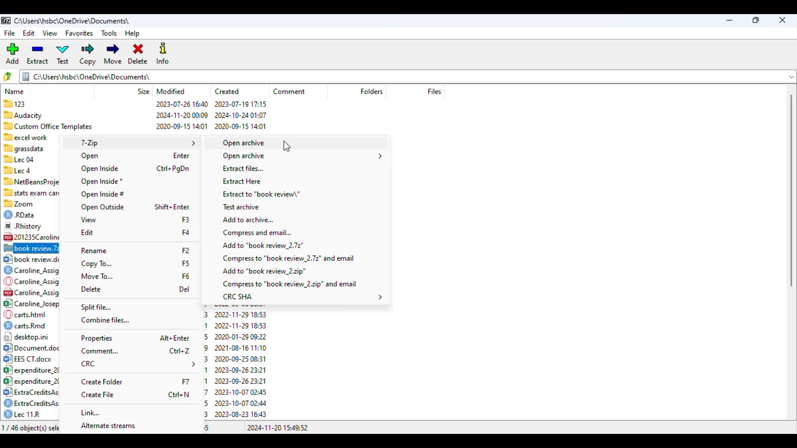 Image resolution: width=797 pixels, height=448 pixels. I want to click on 7-Zip, so click(137, 142).